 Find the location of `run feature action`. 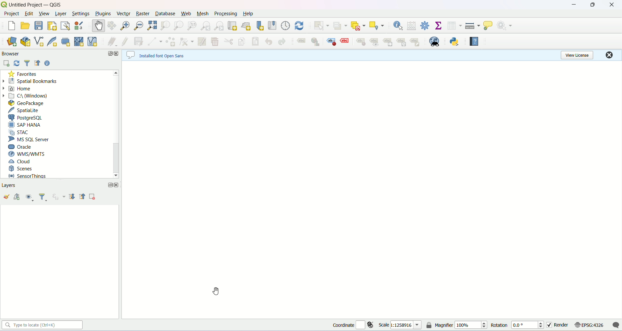

run feature action is located at coordinates (504, 25).